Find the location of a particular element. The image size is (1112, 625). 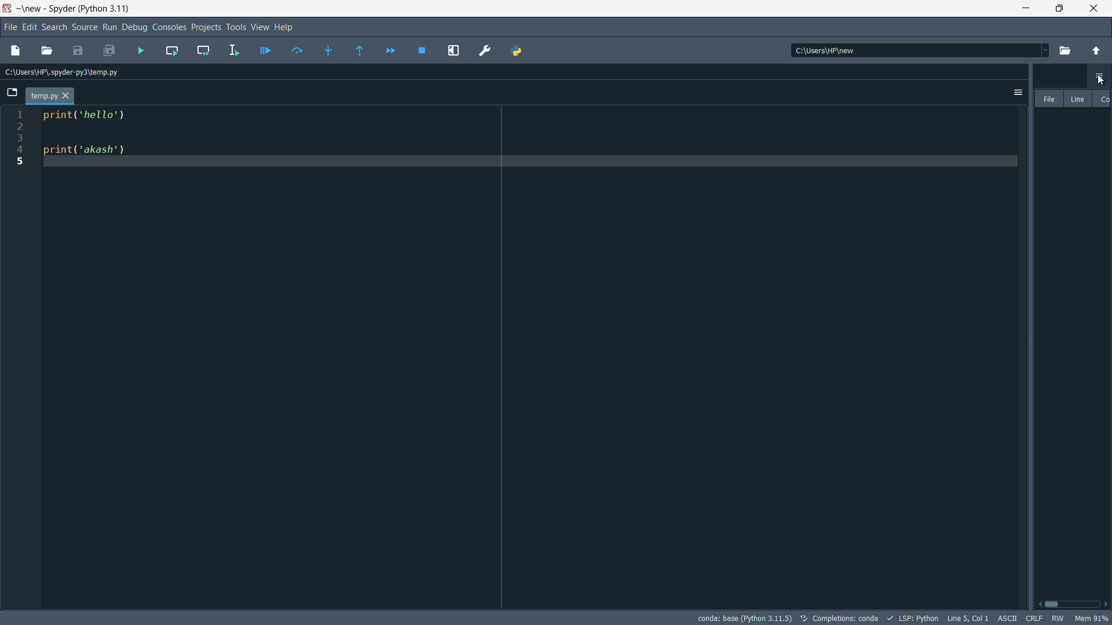

Run Button is located at coordinates (110, 27).